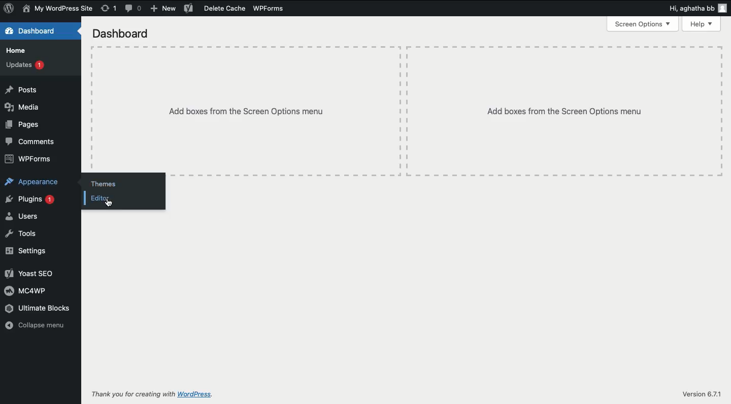  Describe the element at coordinates (29, 199) in the screenshot. I see `Plugins 1` at that location.